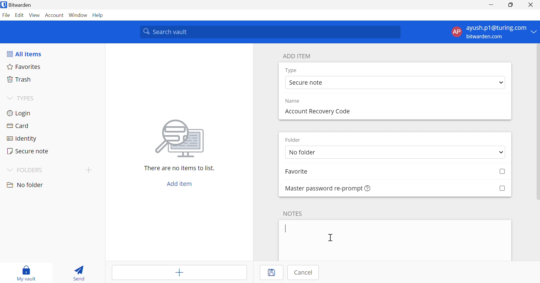  What do you see at coordinates (9, 169) in the screenshot?
I see `Drop Down` at bounding box center [9, 169].